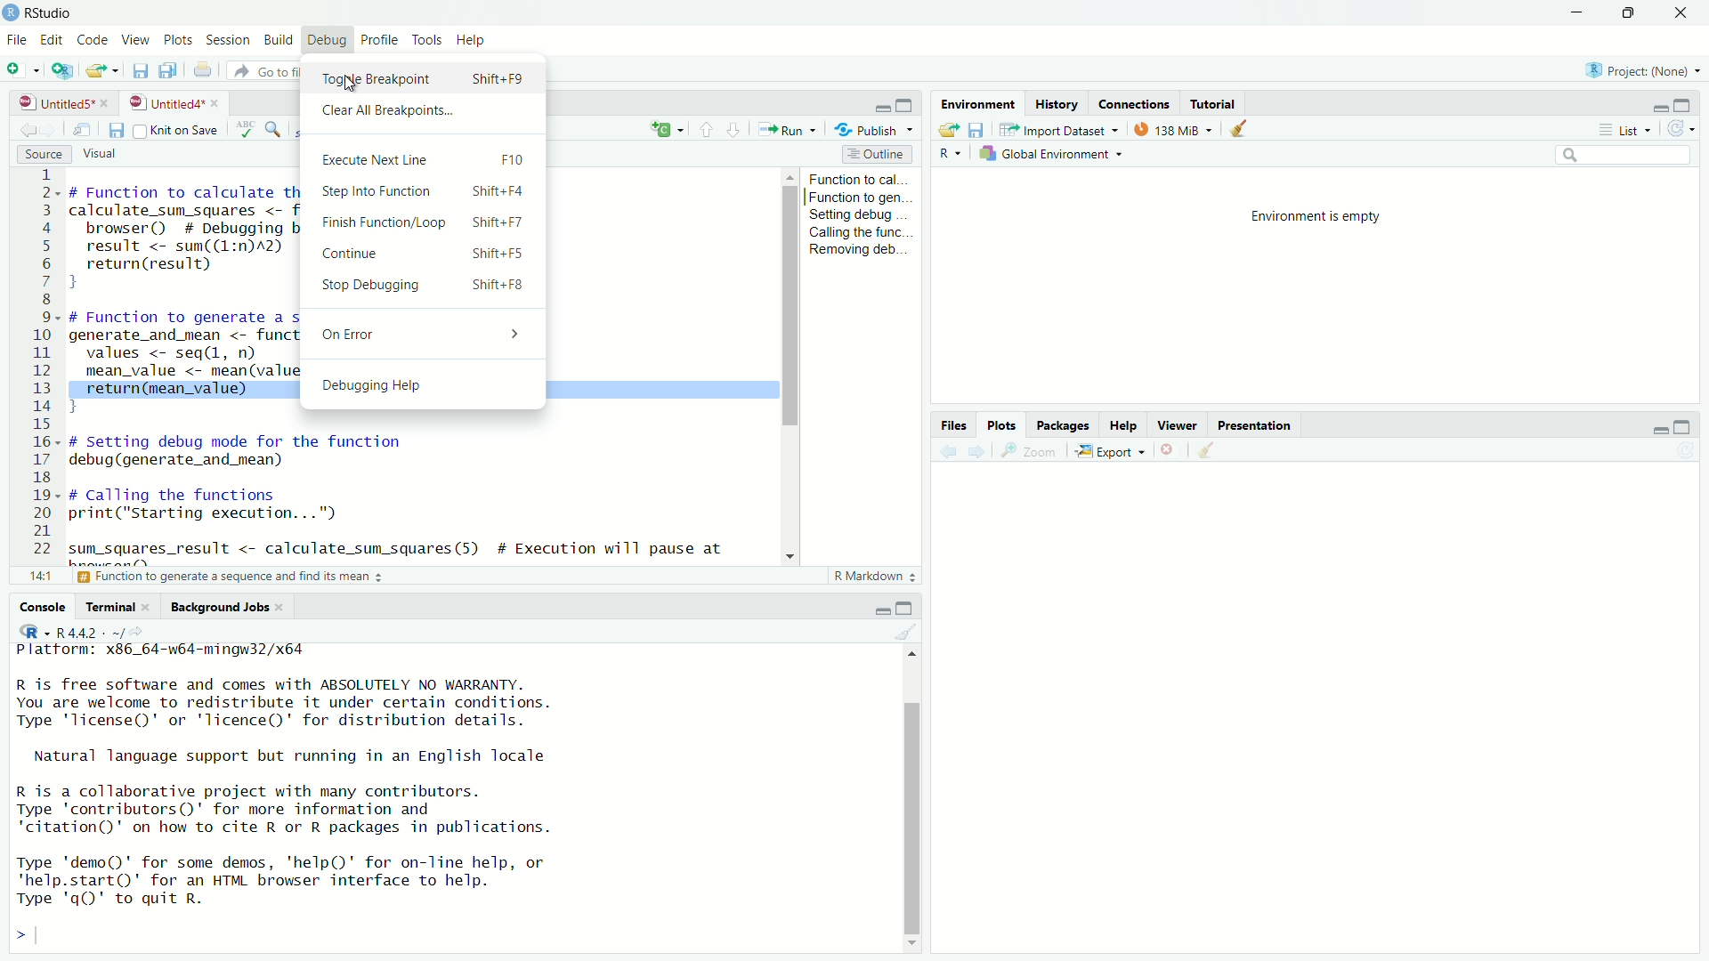 This screenshot has height=961, width=1709. Describe the element at coordinates (1177, 132) in the screenshot. I see `138 MiB` at that location.